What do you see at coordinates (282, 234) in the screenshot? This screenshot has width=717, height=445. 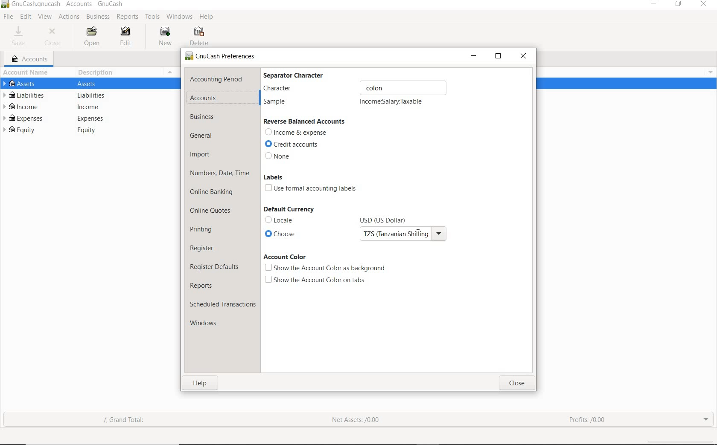 I see `choose currency` at bounding box center [282, 234].